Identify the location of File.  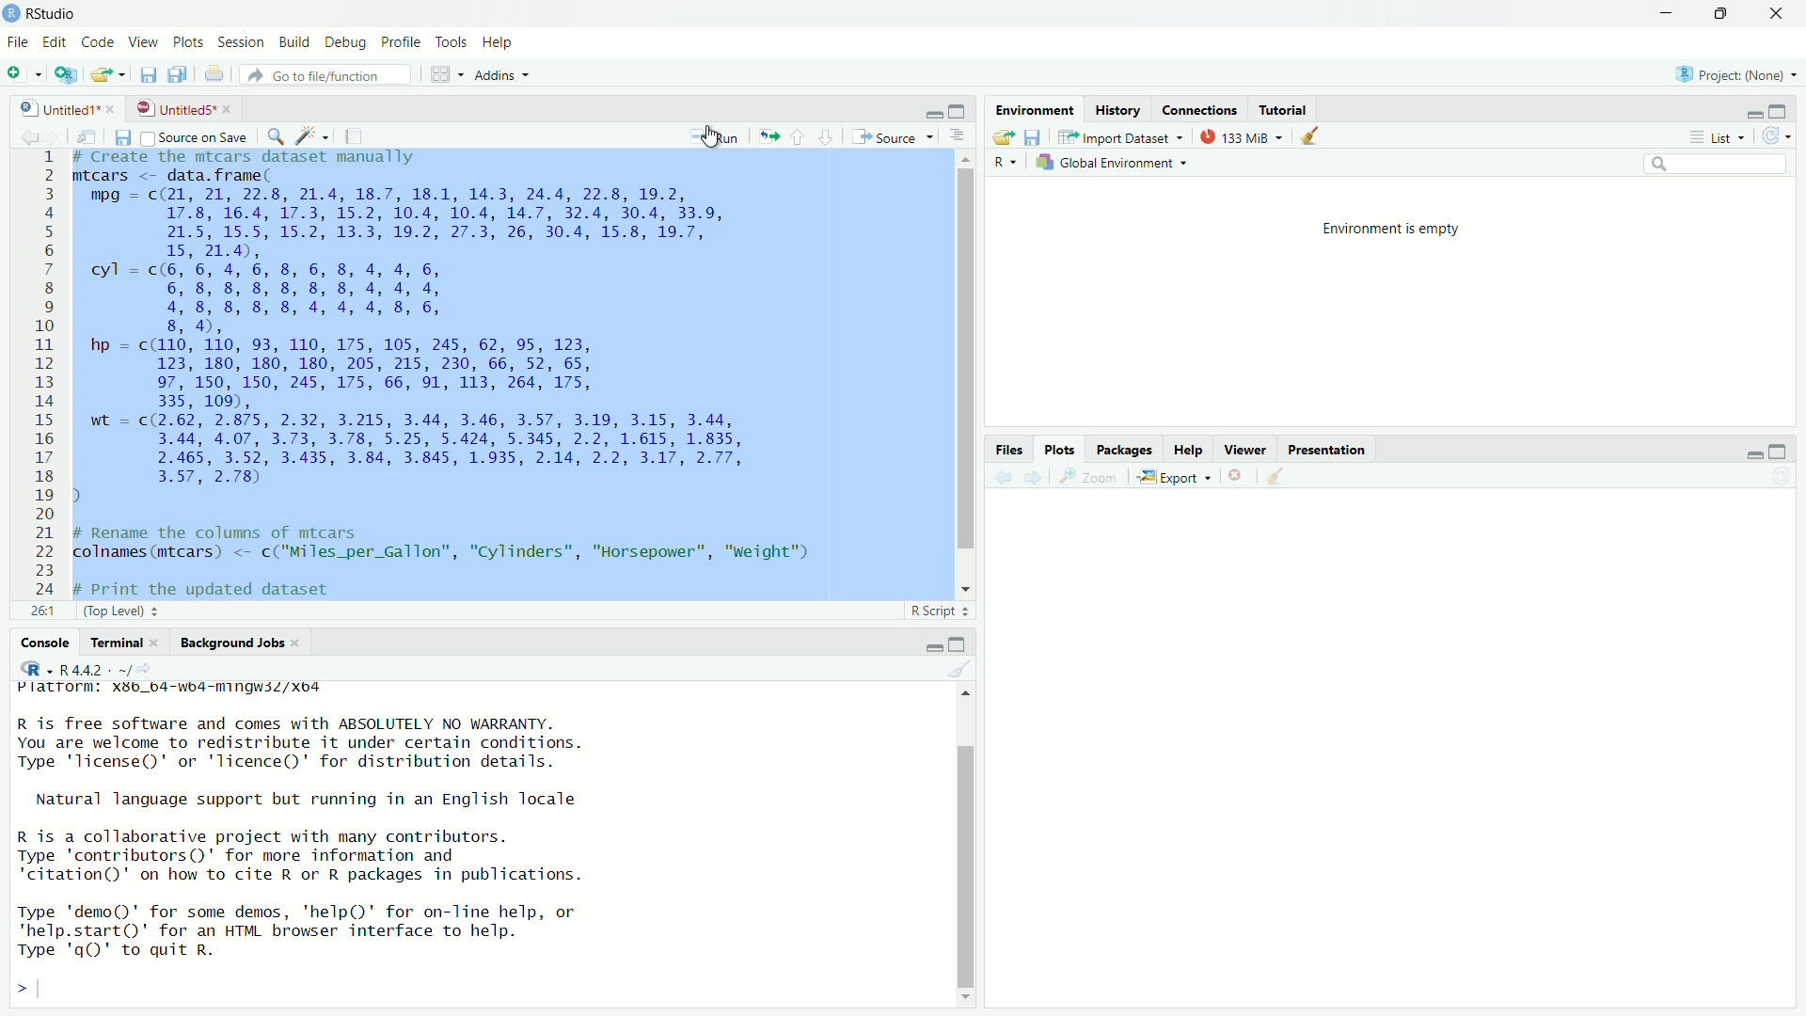
(17, 40).